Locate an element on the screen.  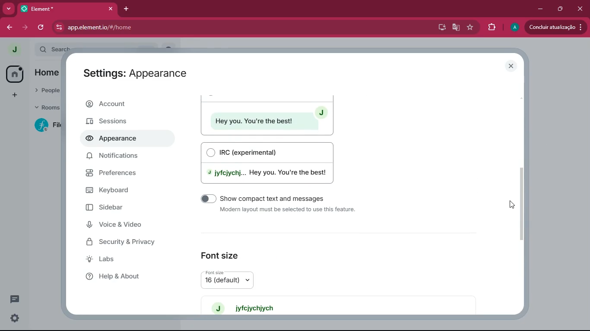
appearance is located at coordinates (114, 140).